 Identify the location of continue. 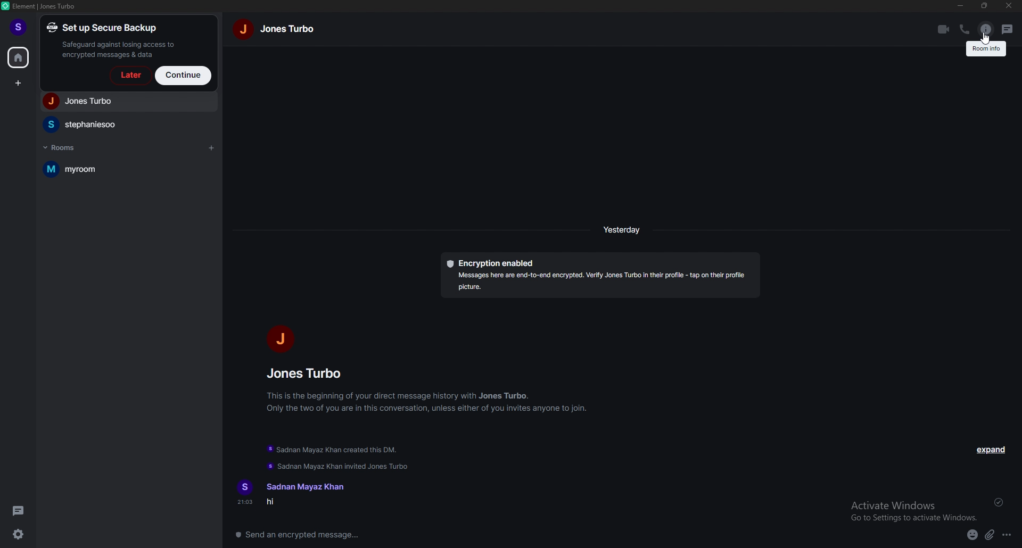
(184, 75).